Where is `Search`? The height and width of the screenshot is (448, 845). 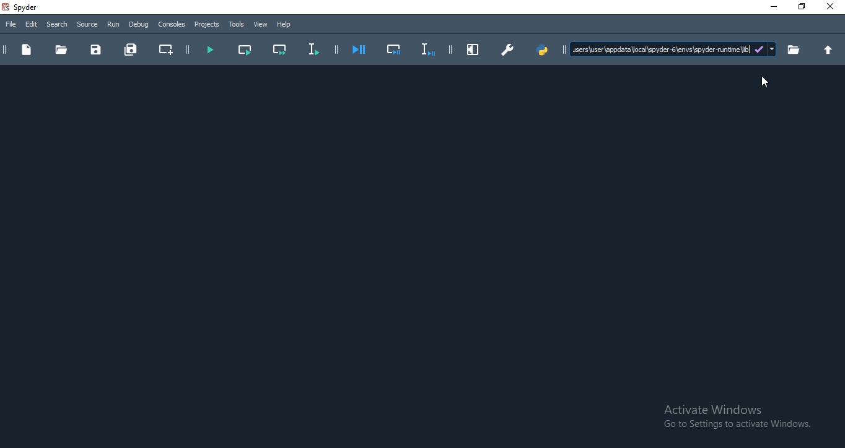
Search is located at coordinates (58, 24).